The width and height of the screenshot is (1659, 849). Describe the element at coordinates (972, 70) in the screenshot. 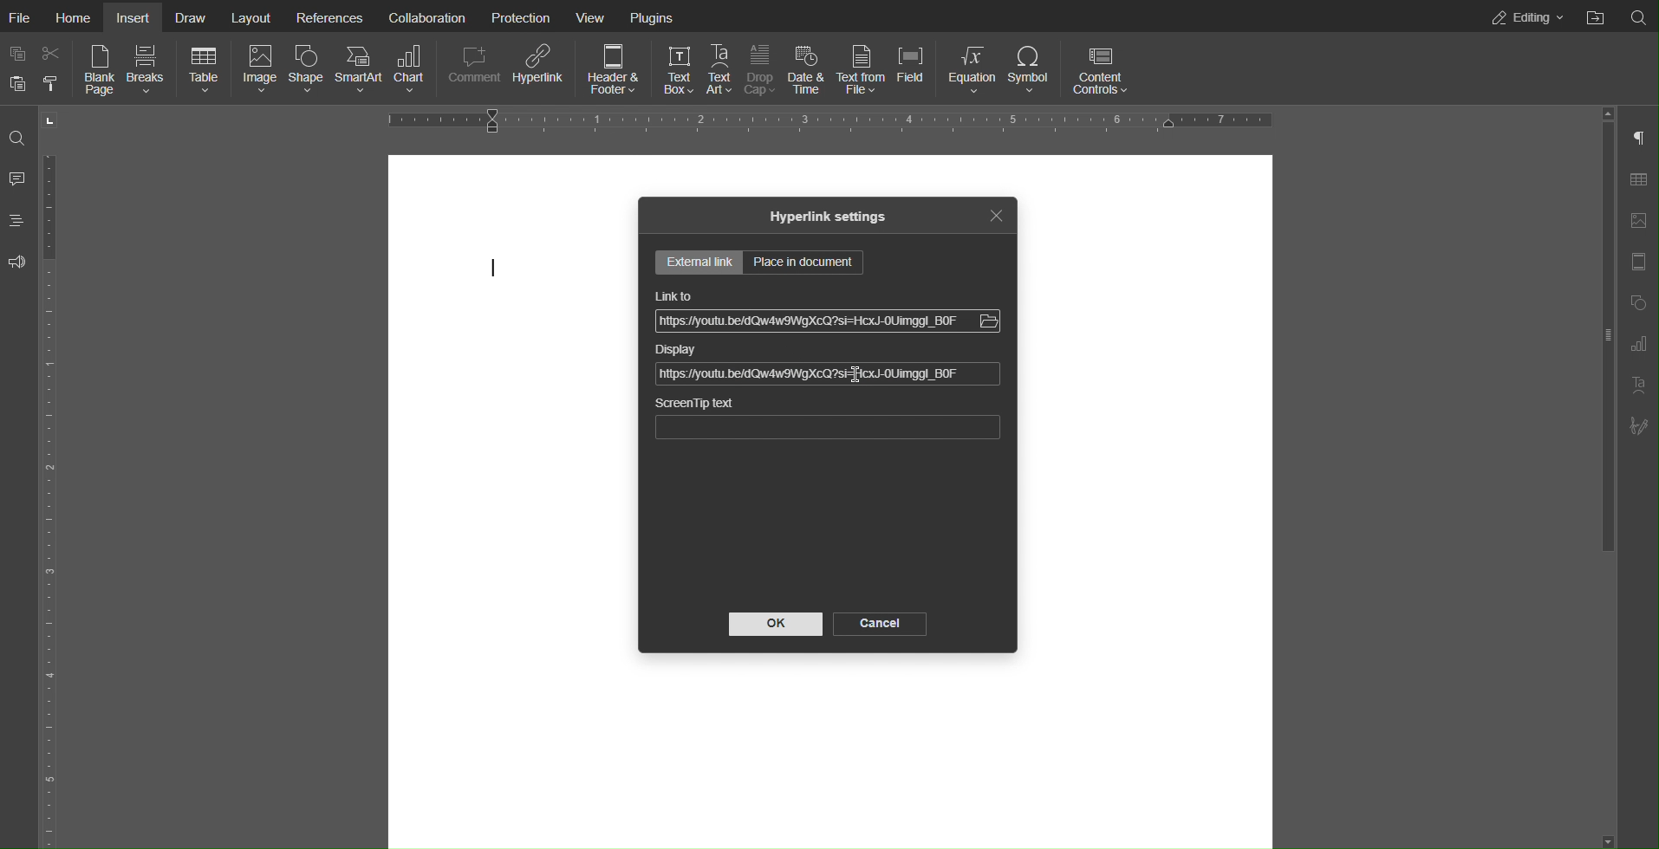

I see `Equation` at that location.